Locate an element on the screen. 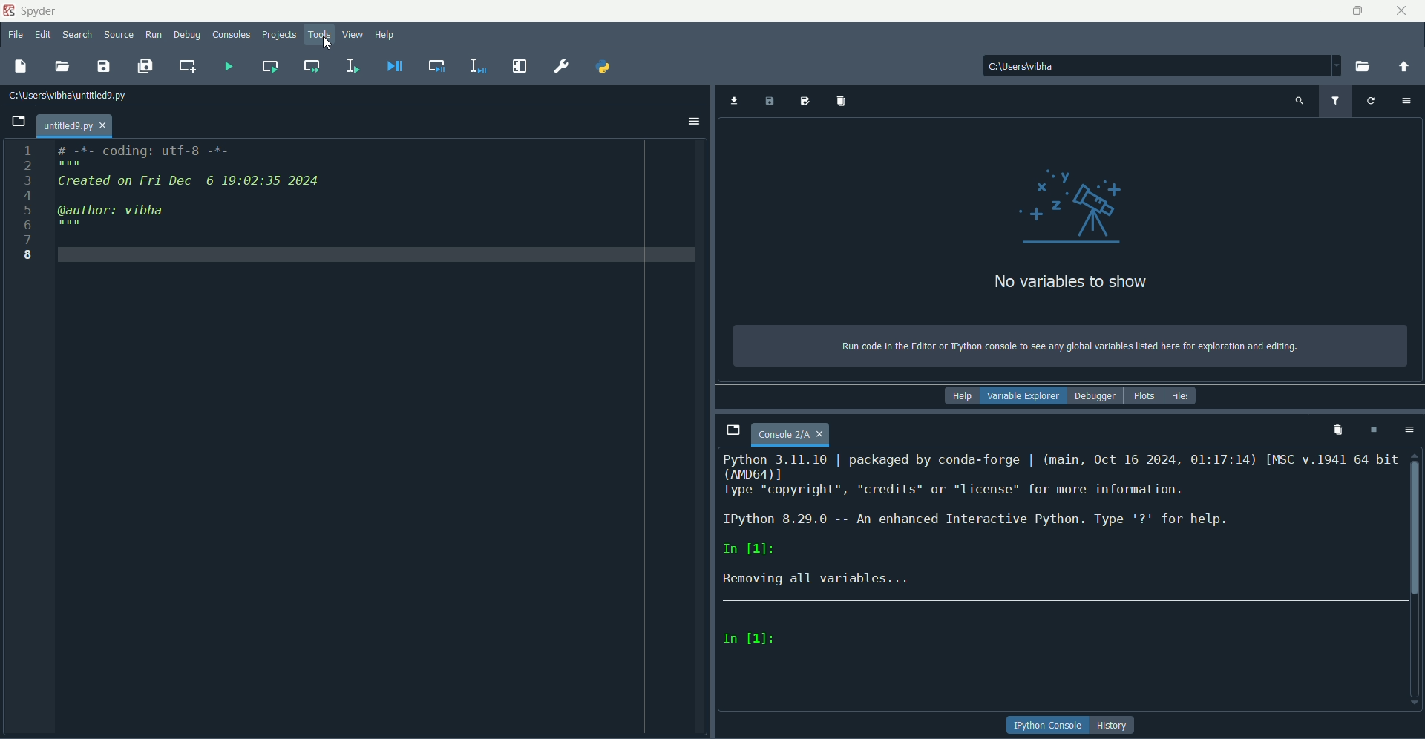 The width and height of the screenshot is (1425, 739). code is located at coordinates (191, 189).